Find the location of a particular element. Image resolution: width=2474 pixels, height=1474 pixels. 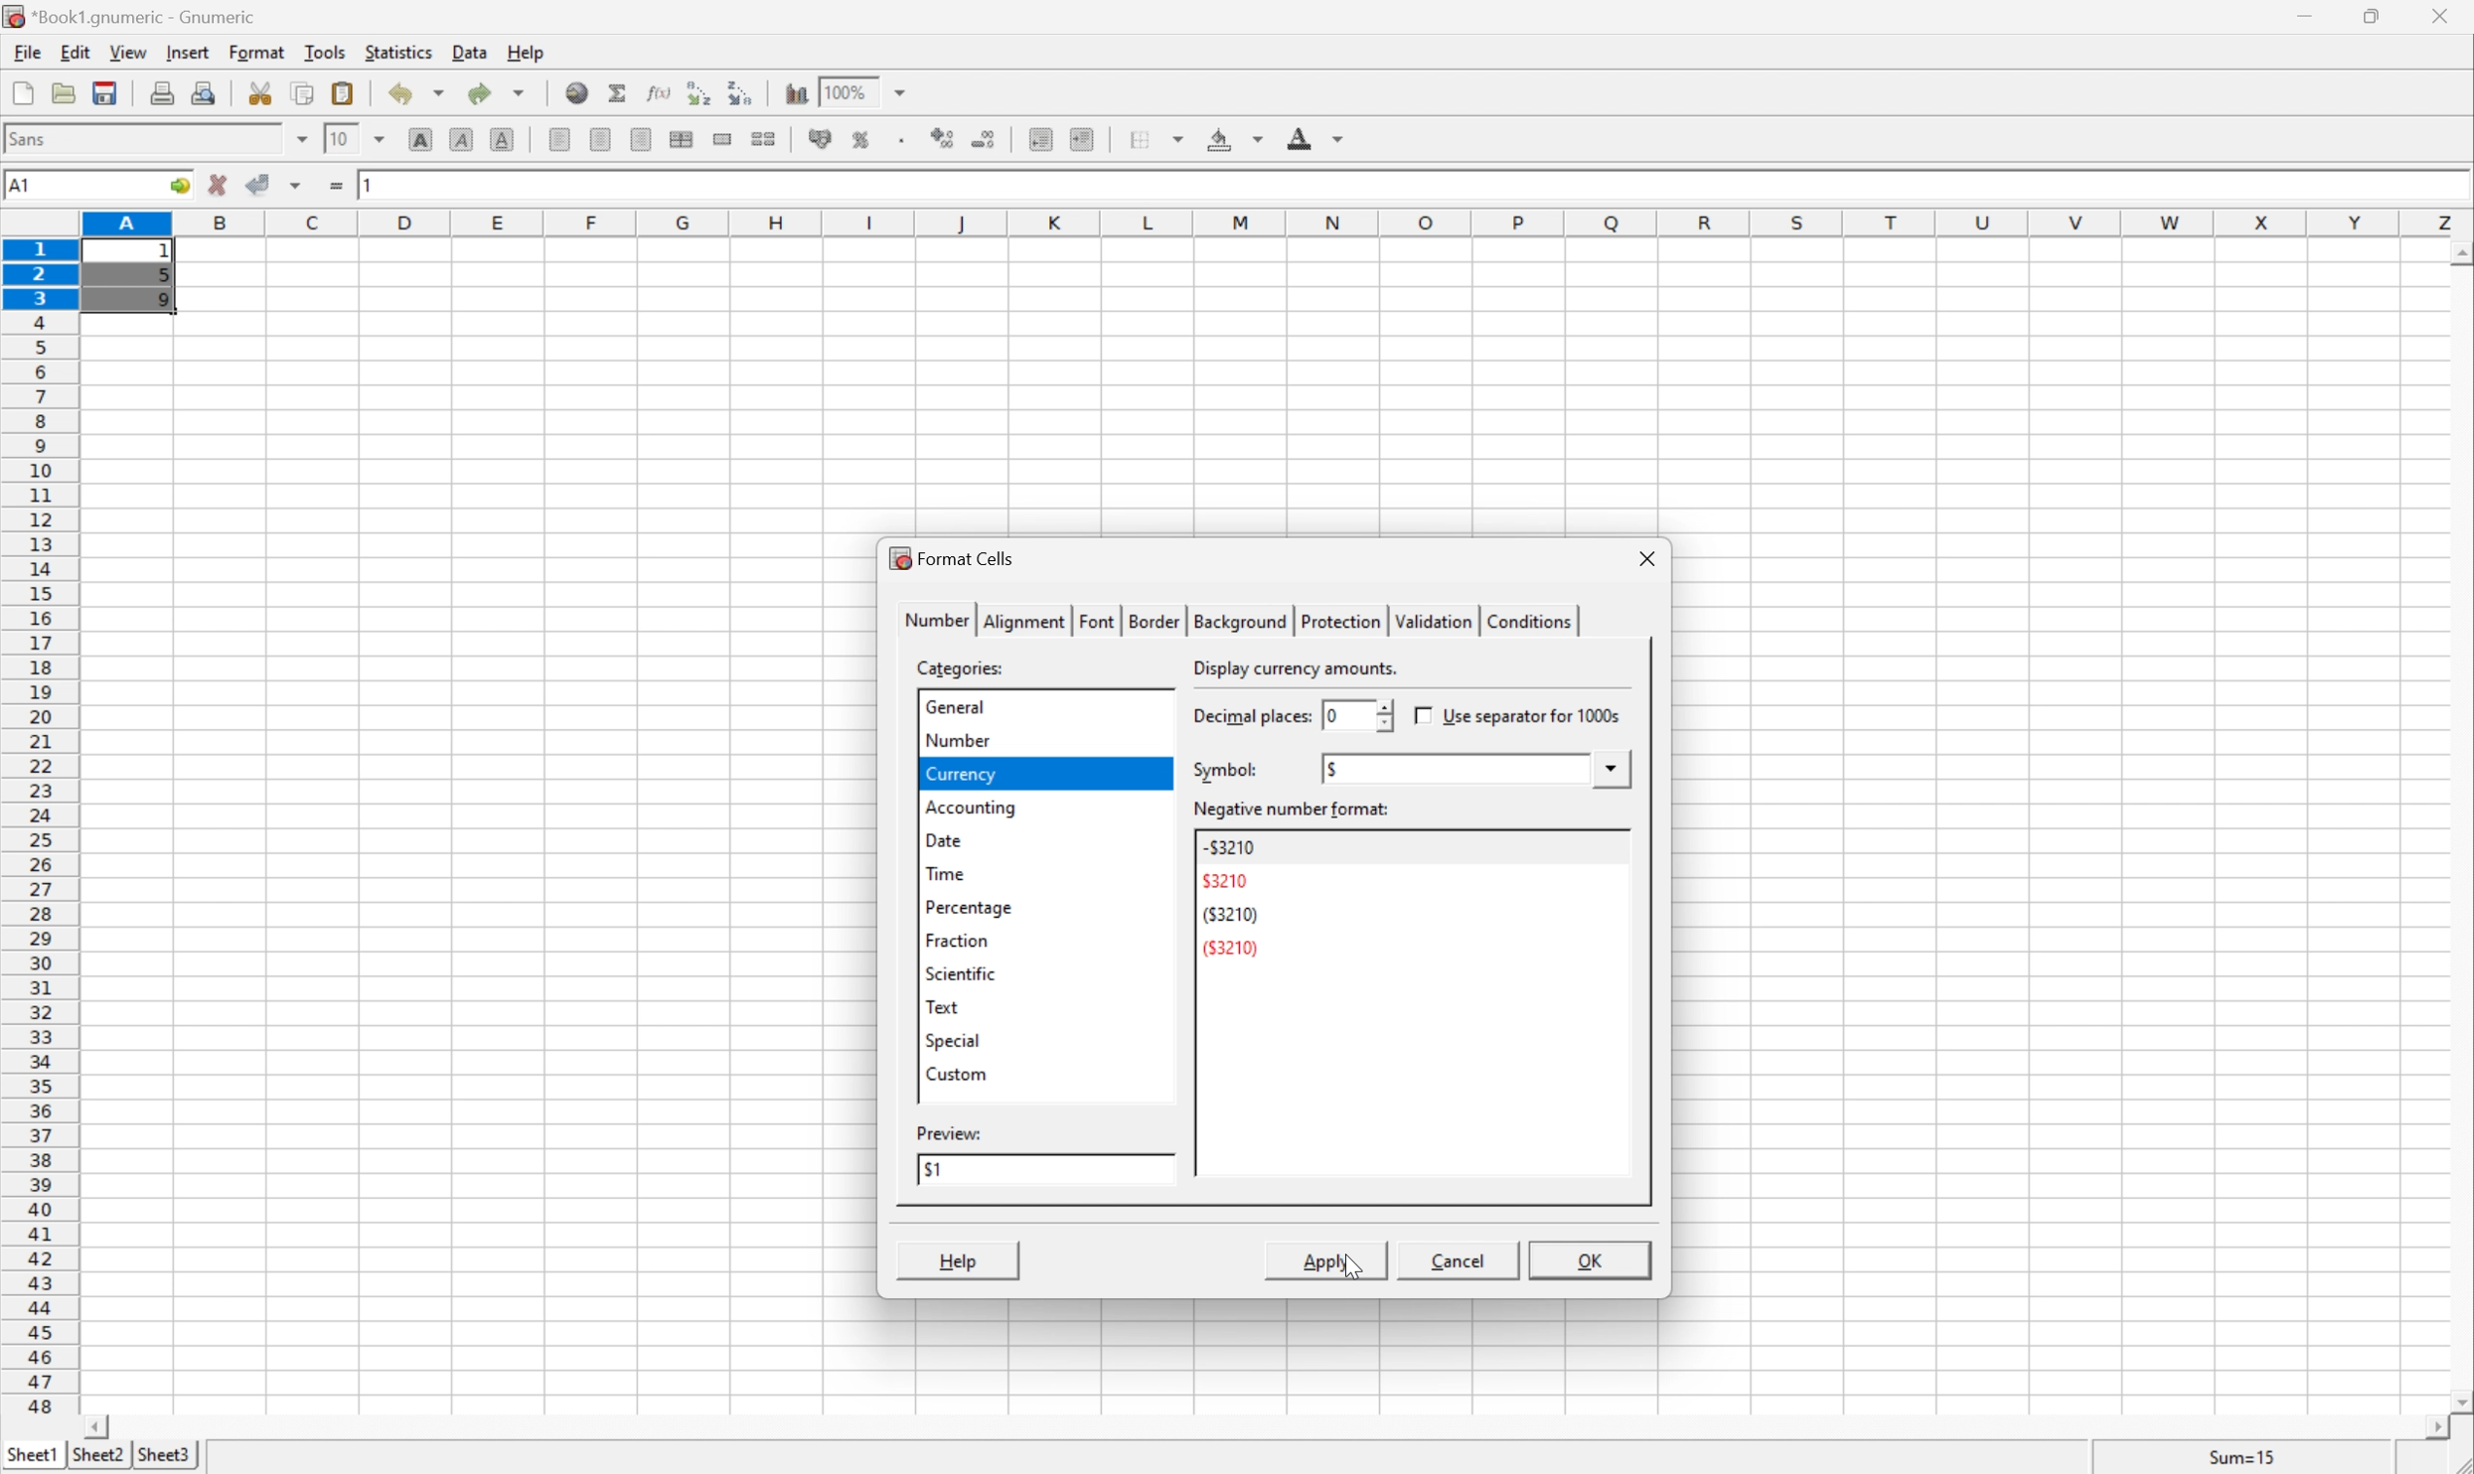

insert chart is located at coordinates (795, 90).